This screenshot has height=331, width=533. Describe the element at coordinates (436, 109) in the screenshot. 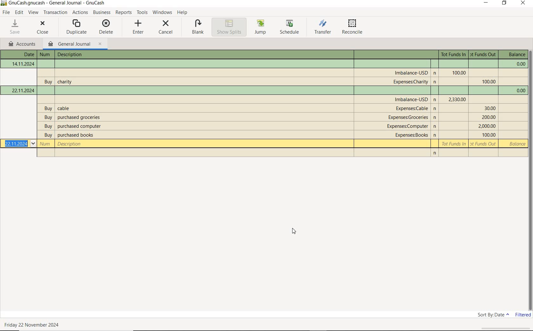

I see `n` at that location.